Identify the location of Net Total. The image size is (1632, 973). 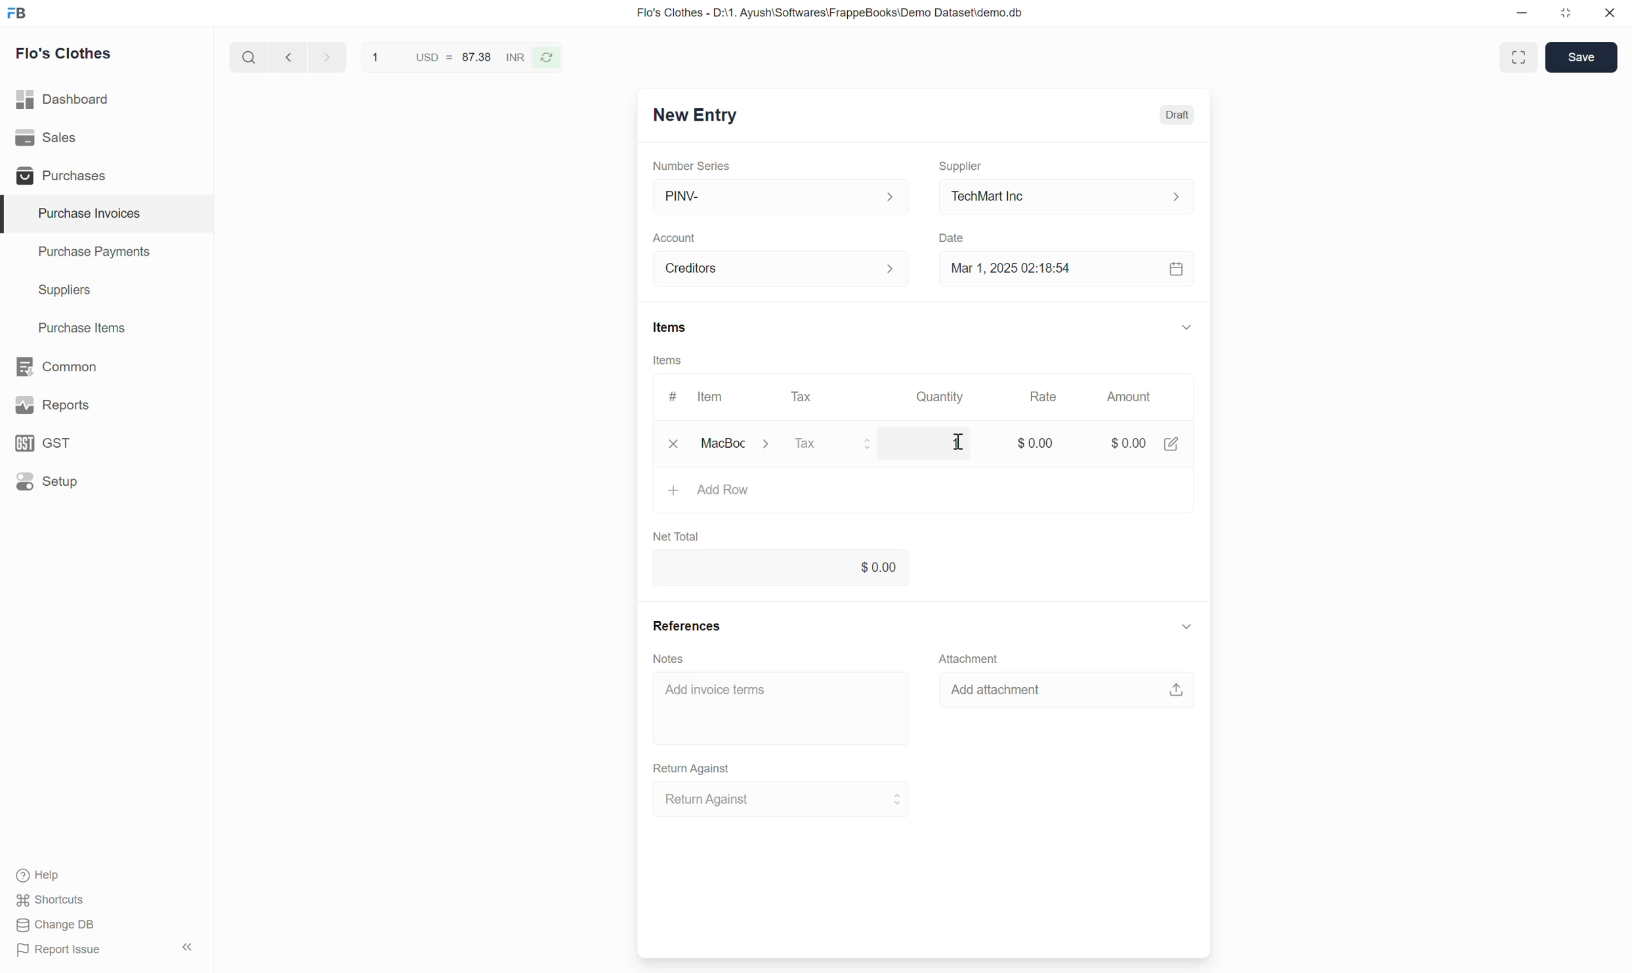
(677, 537).